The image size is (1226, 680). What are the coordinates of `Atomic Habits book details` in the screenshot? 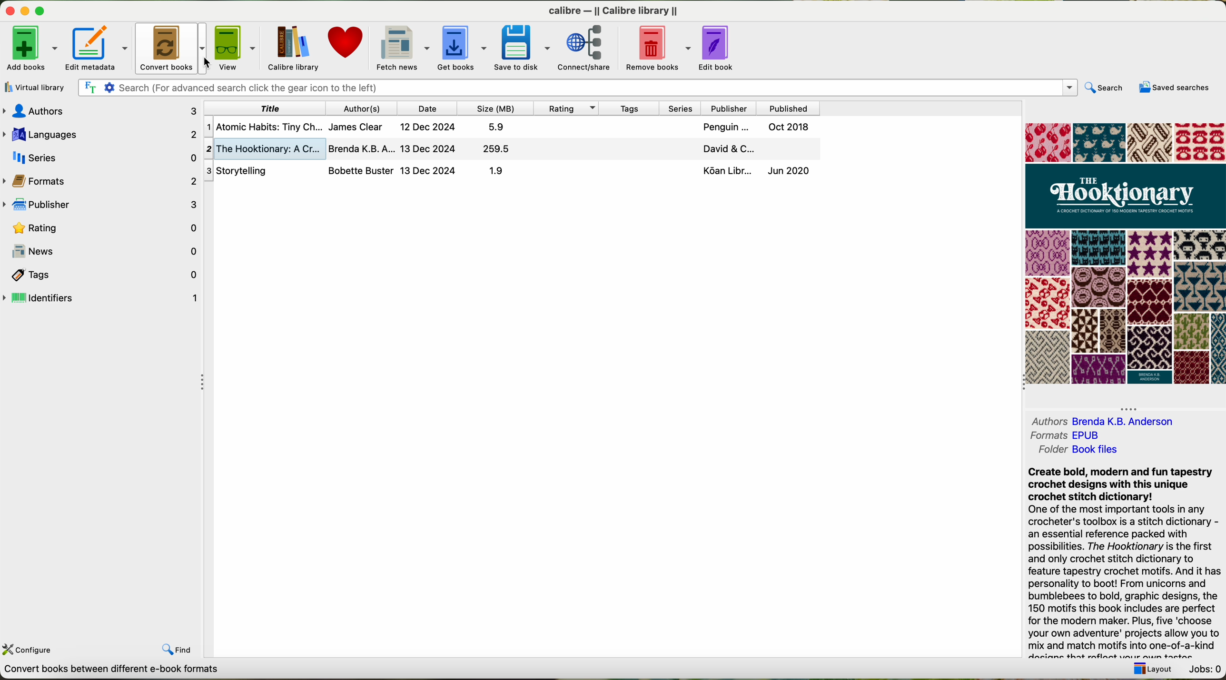 It's located at (510, 129).